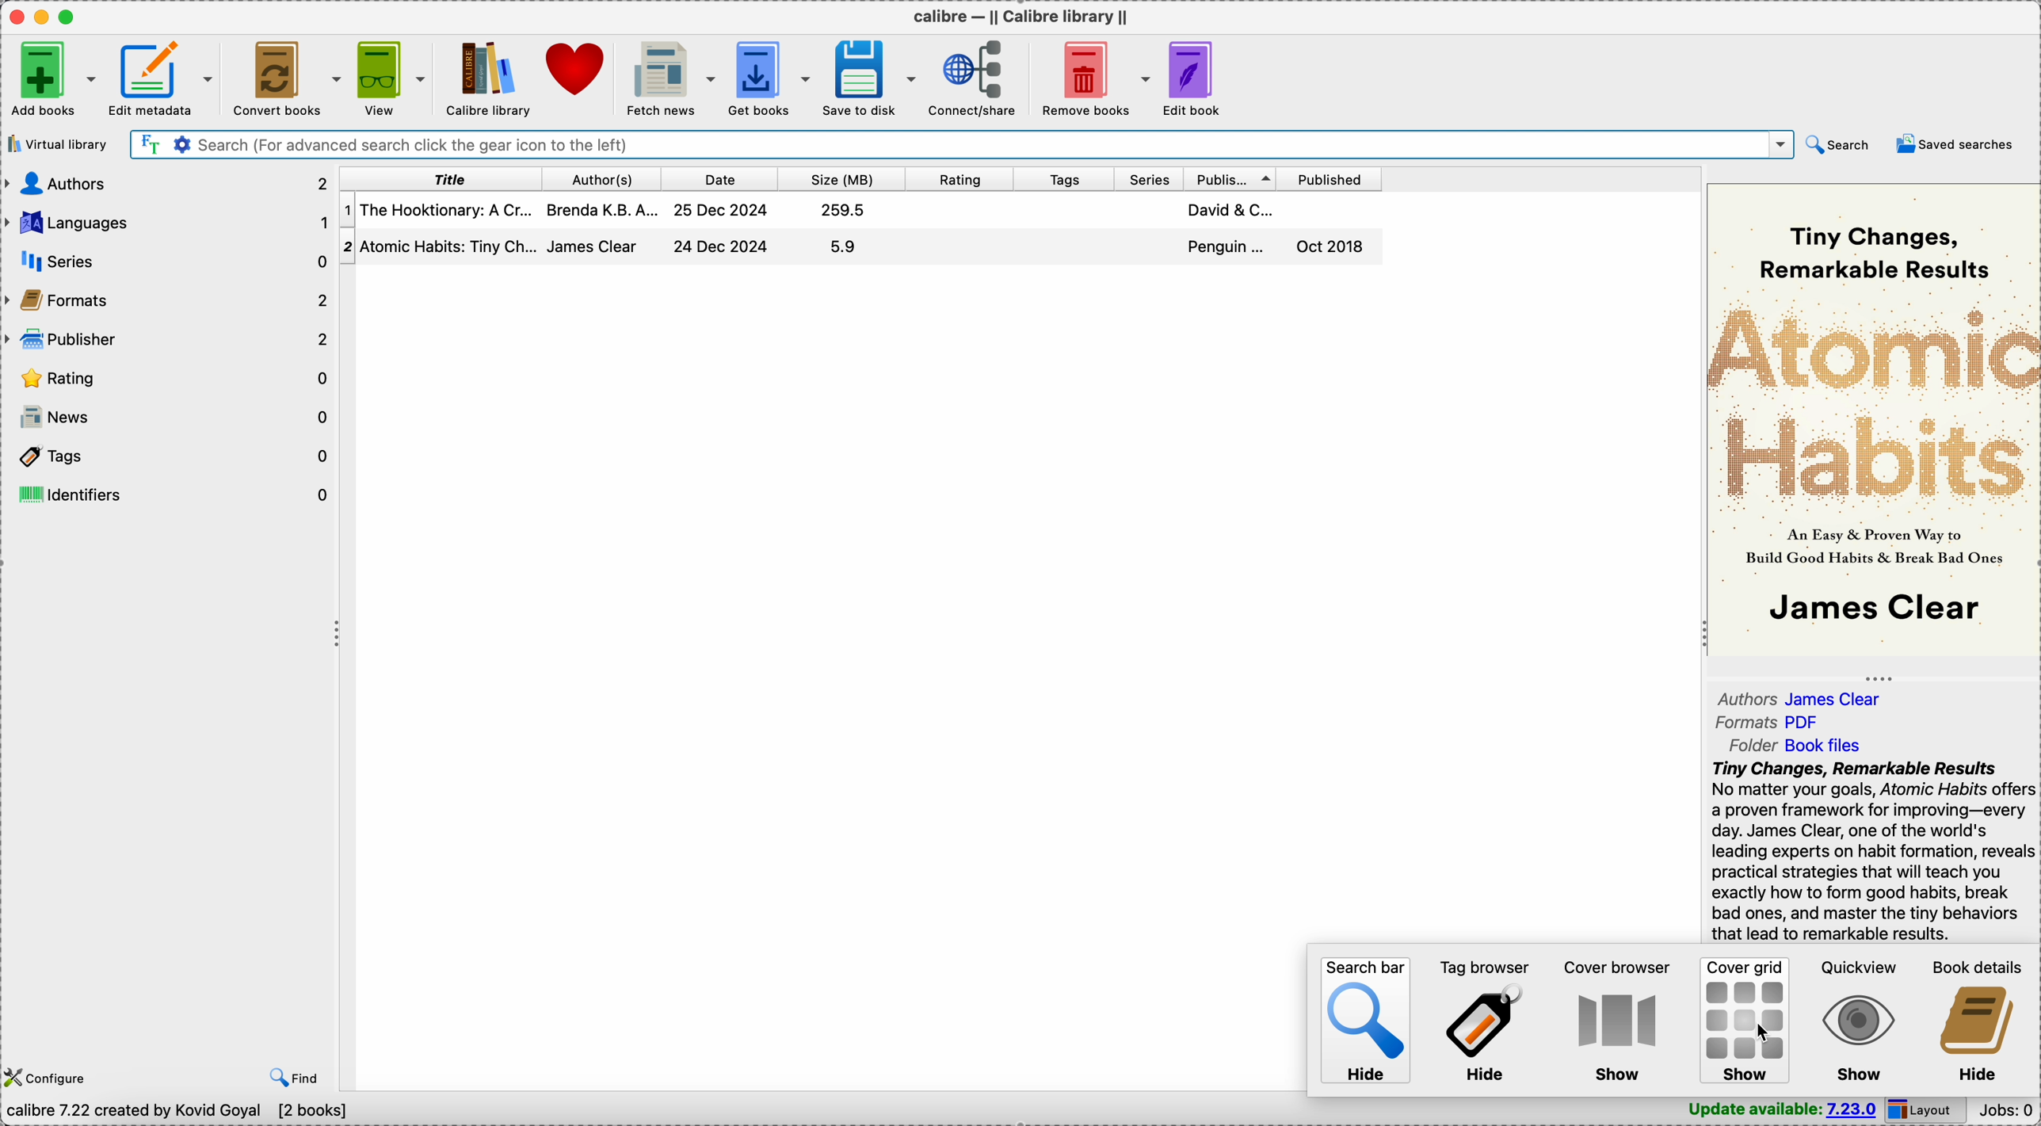 The height and width of the screenshot is (1126, 2041). Describe the element at coordinates (1230, 178) in the screenshot. I see `publisher` at that location.